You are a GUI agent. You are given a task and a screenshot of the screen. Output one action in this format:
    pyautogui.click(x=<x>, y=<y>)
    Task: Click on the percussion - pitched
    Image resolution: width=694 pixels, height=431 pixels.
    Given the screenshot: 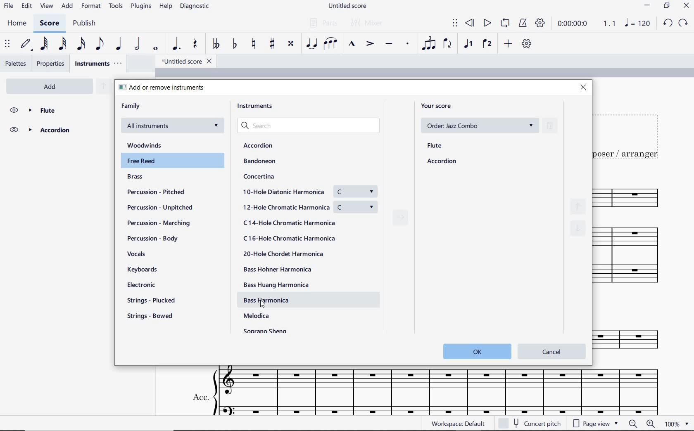 What is the action you would take?
    pyautogui.click(x=156, y=192)
    